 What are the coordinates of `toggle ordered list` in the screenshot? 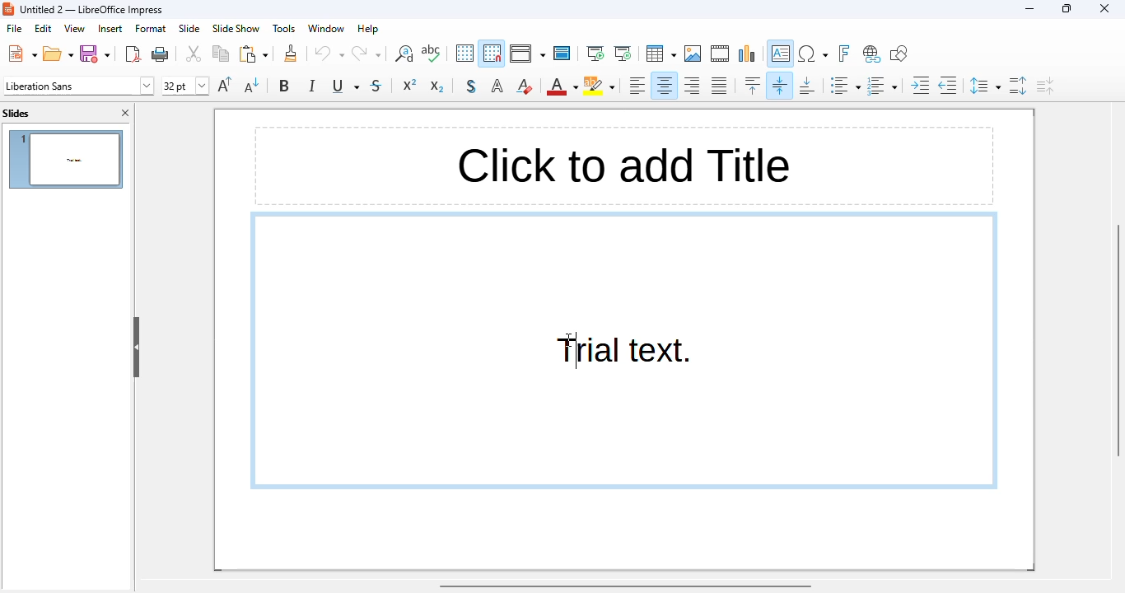 It's located at (882, 86).